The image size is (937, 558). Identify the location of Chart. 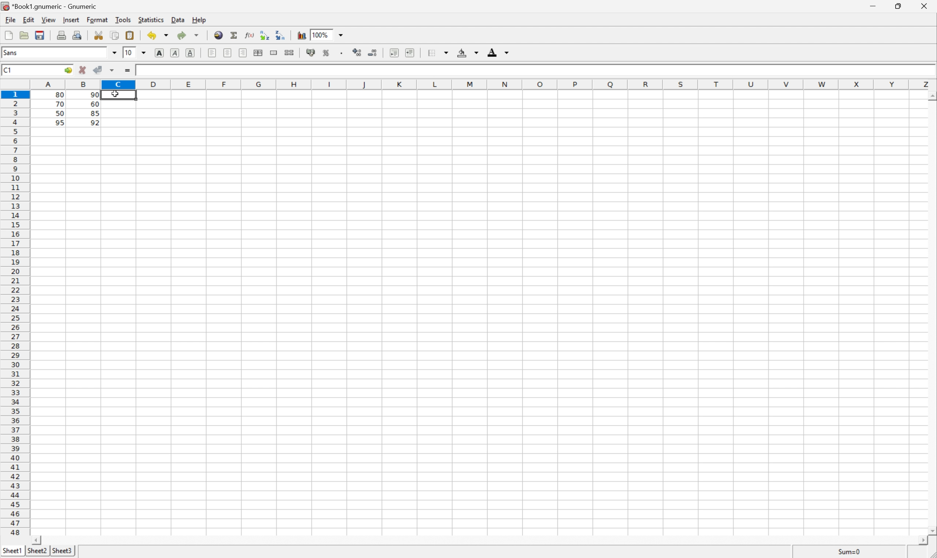
(300, 35).